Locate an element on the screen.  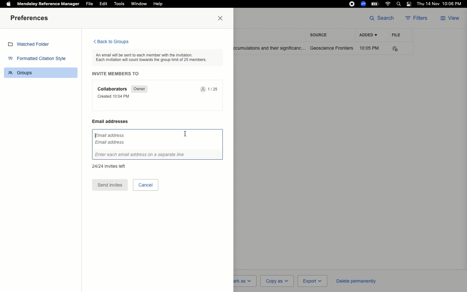
Groups is located at coordinates (42, 72).